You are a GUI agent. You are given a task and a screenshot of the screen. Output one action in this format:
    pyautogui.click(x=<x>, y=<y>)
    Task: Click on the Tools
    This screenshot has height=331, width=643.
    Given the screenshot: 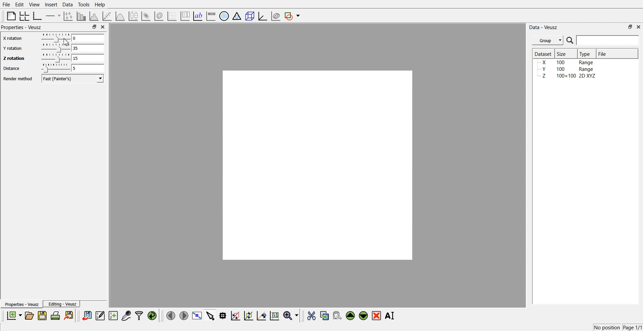 What is the action you would take?
    pyautogui.click(x=84, y=5)
    